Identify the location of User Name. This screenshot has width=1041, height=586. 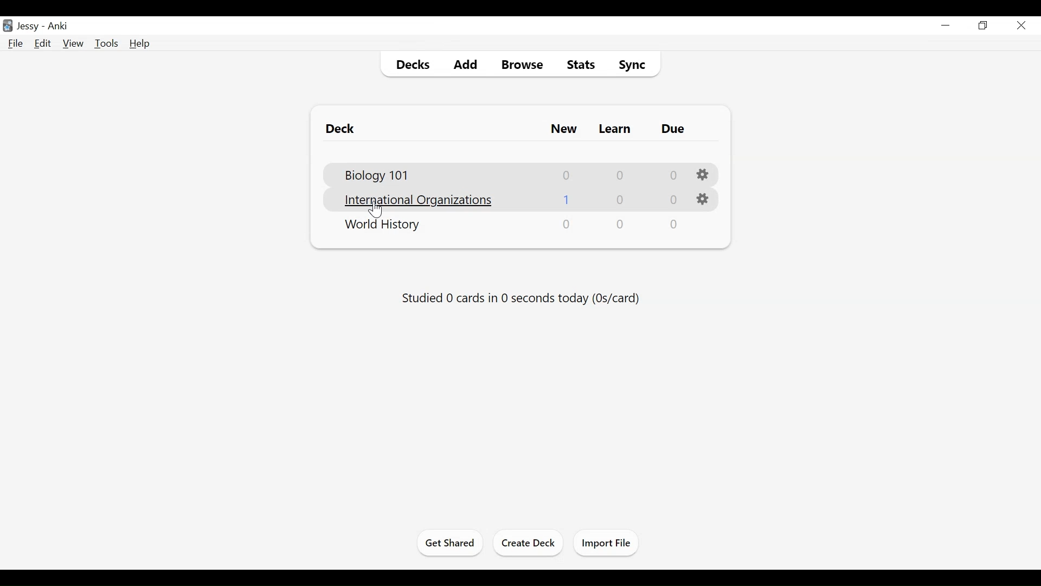
(28, 27).